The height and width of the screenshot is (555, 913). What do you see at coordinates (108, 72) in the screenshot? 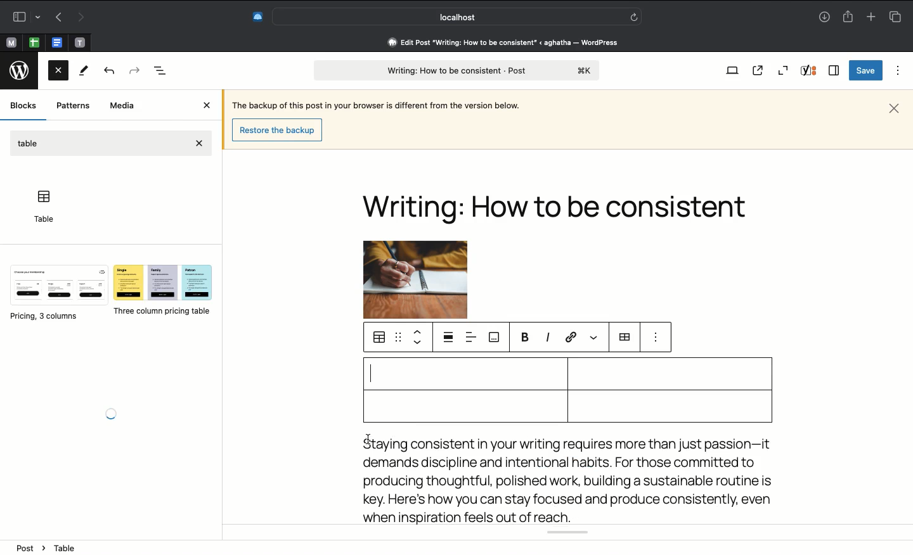
I see `Back` at bounding box center [108, 72].